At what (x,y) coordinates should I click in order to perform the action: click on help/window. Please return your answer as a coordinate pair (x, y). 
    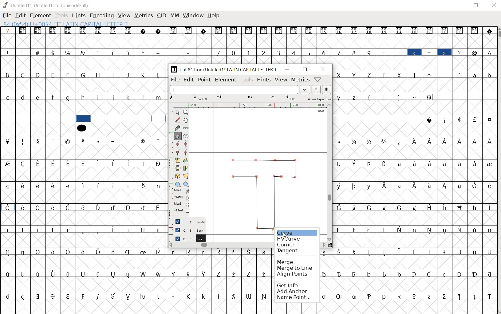
    Looking at the image, I should click on (318, 80).